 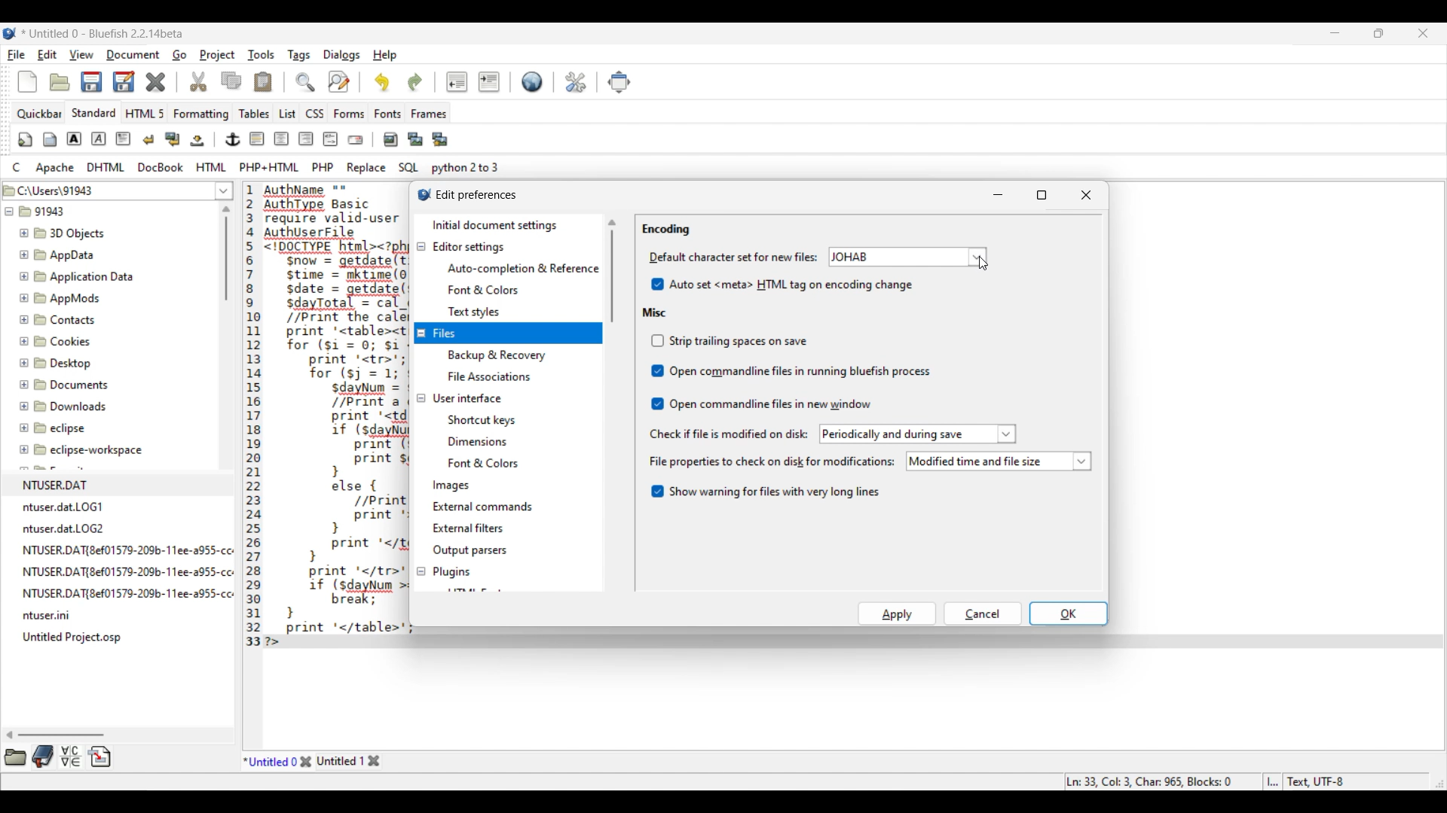 What do you see at coordinates (766, 492) in the screenshot?
I see `Toggle for warning about long files` at bounding box center [766, 492].